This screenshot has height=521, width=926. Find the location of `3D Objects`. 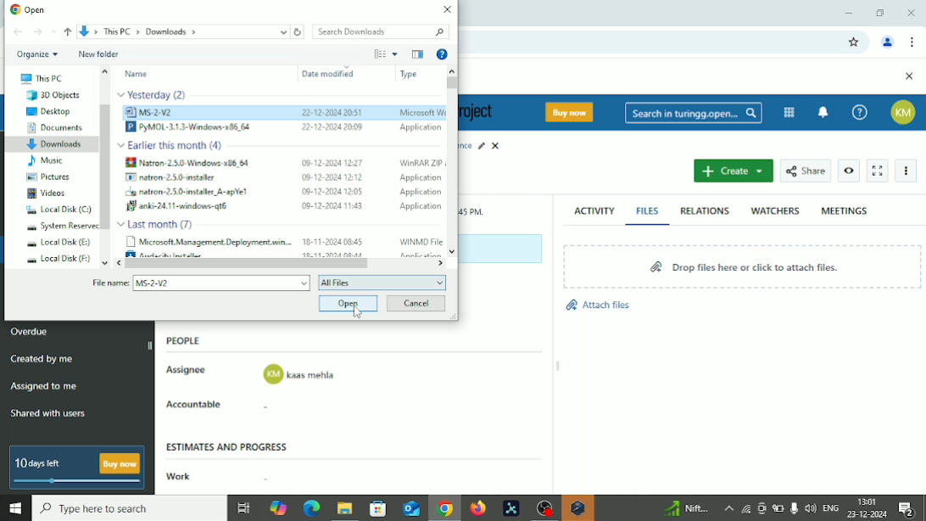

3D Objects is located at coordinates (55, 95).